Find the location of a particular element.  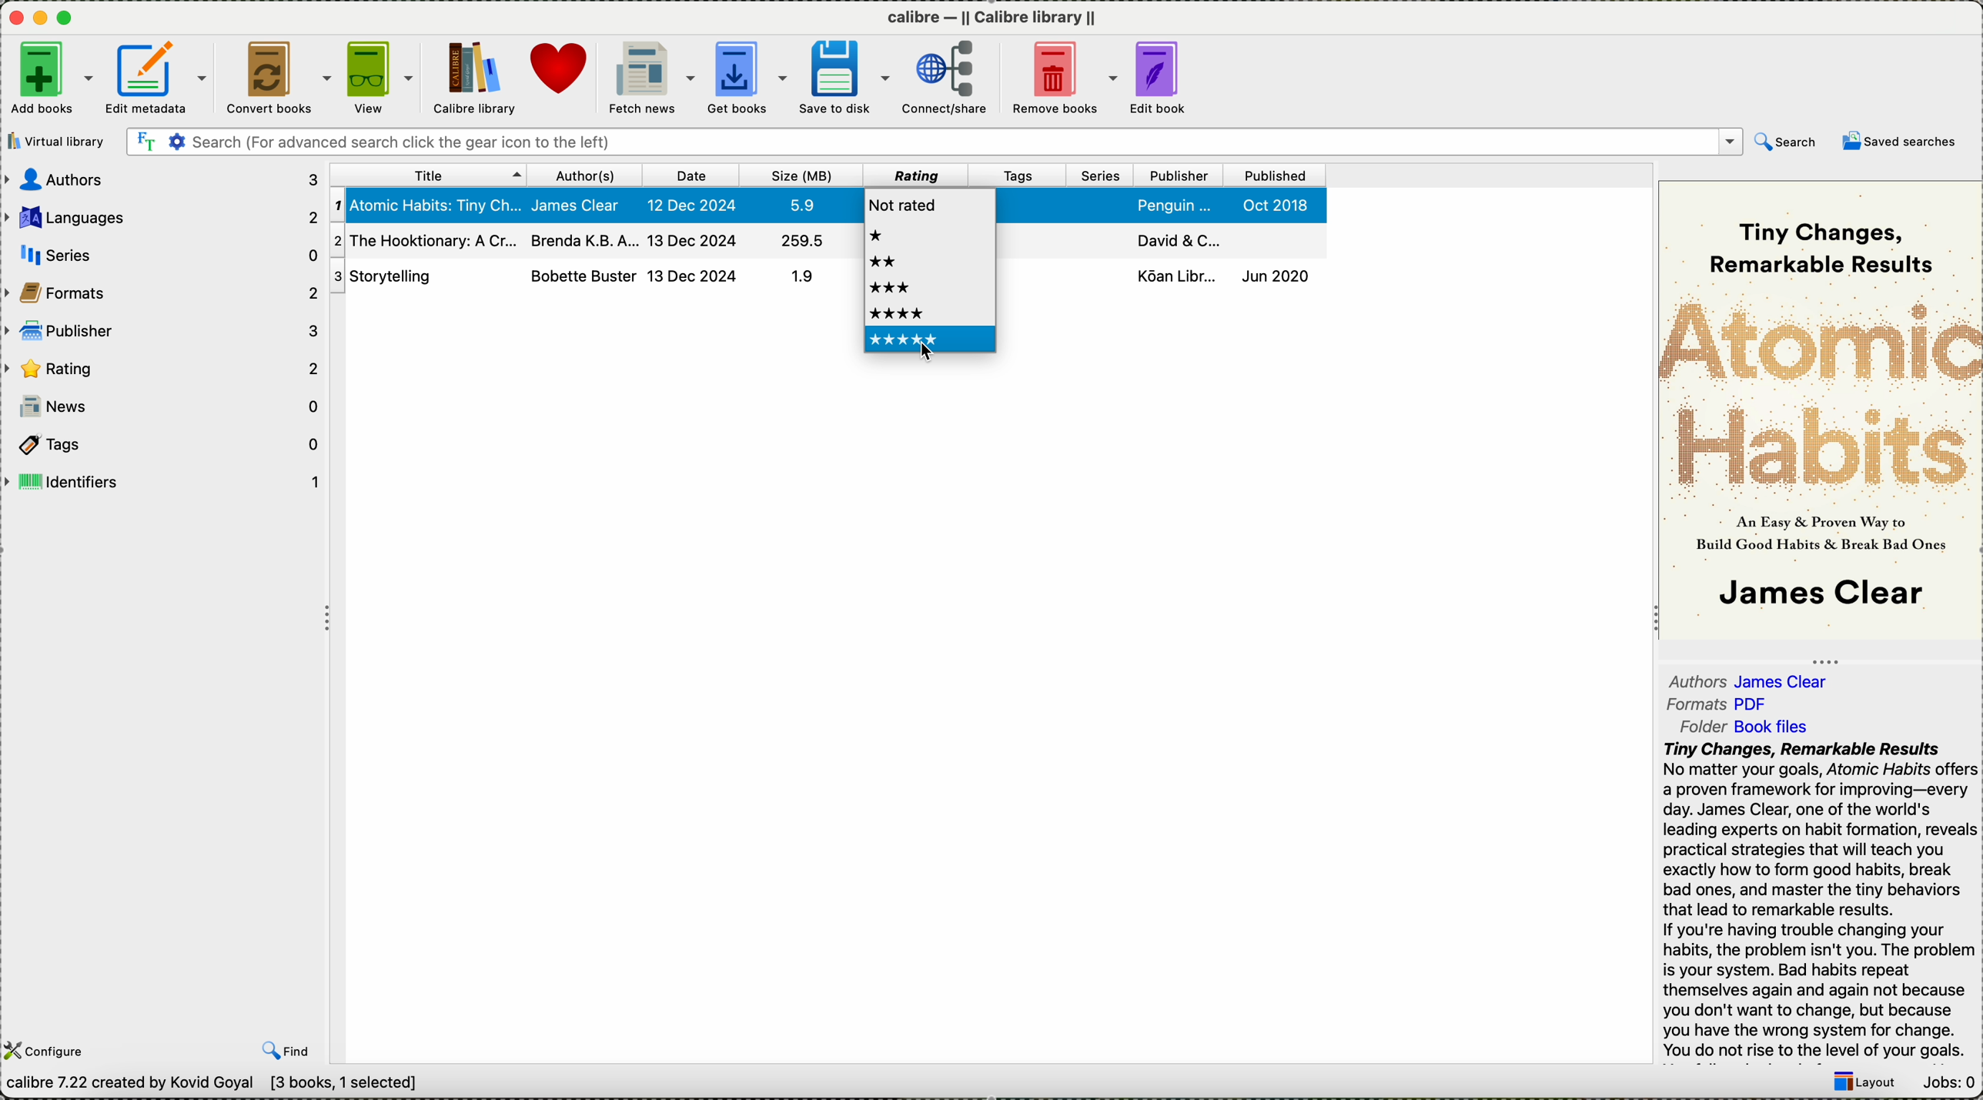

connect/share is located at coordinates (947, 80).